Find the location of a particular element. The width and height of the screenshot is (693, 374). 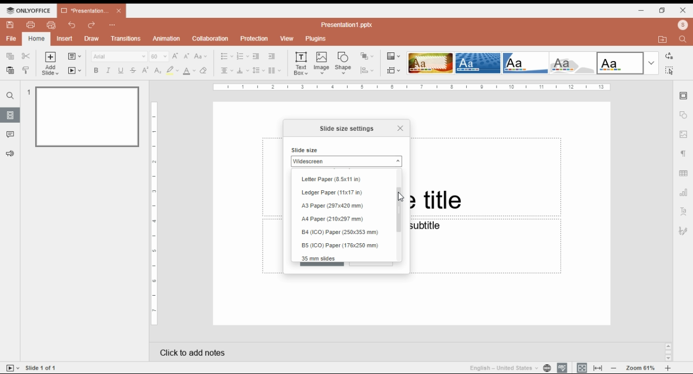

minimize is located at coordinates (642, 10).